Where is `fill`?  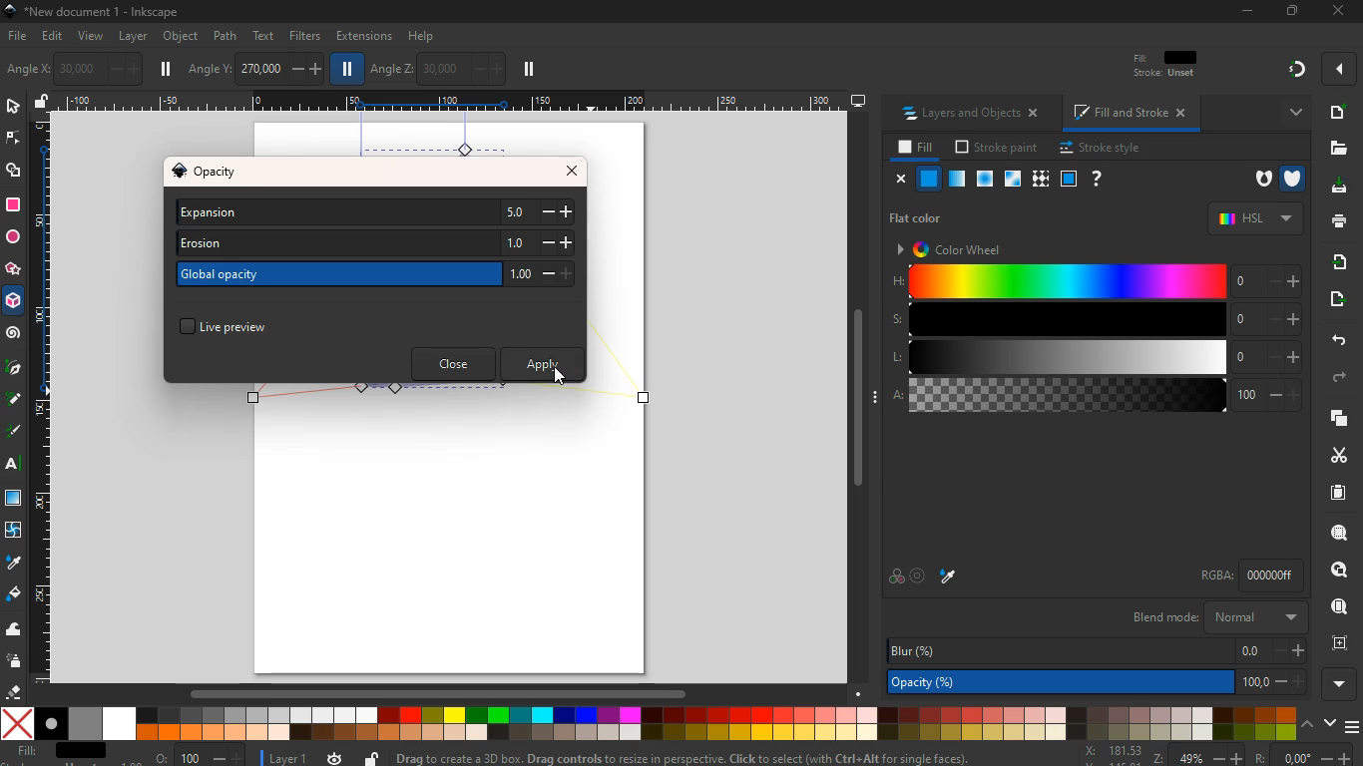 fill is located at coordinates (913, 148).